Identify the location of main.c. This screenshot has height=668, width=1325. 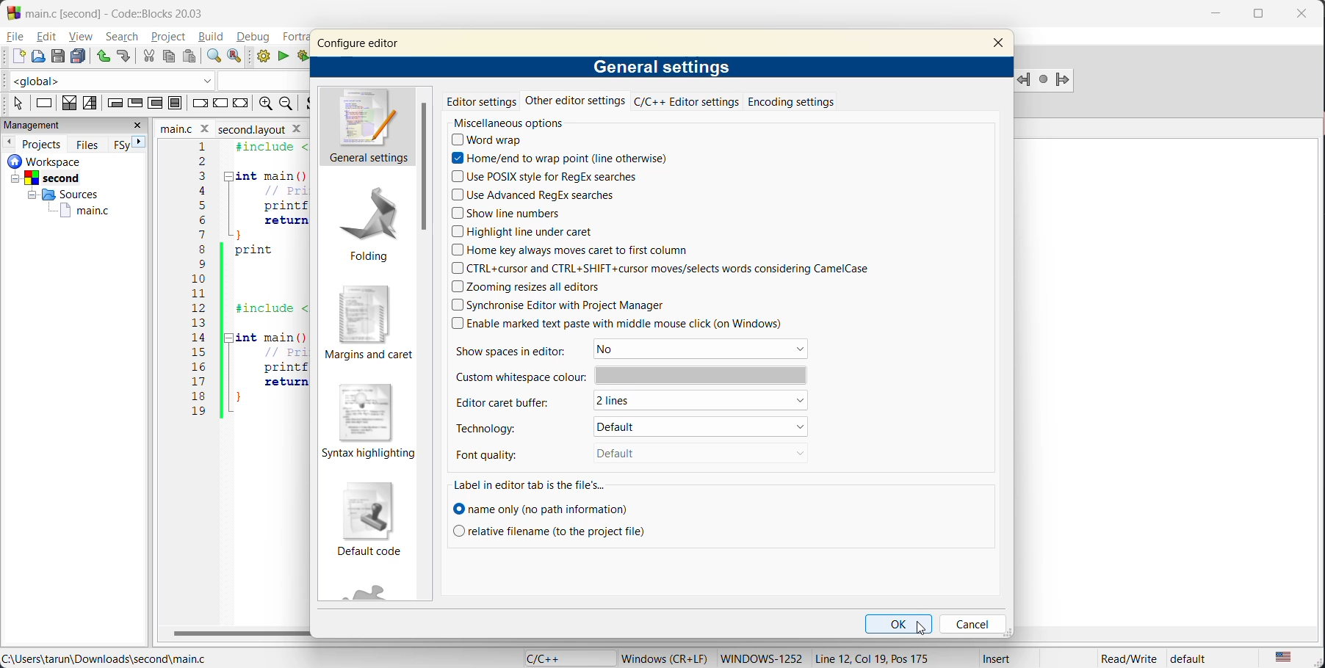
(74, 210).